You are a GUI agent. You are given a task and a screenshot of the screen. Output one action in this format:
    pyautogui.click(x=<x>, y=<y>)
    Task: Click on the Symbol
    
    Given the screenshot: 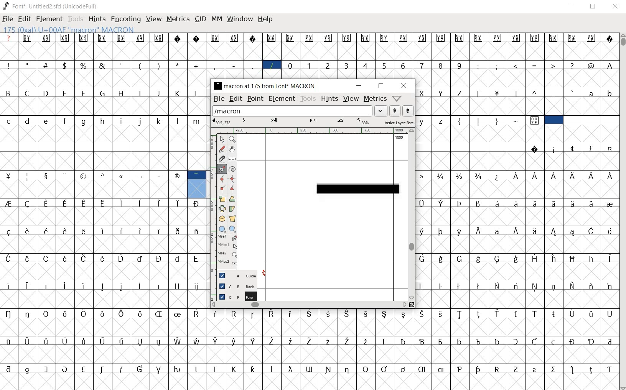 What is the action you would take?
    pyautogui.click(x=254, y=314)
    